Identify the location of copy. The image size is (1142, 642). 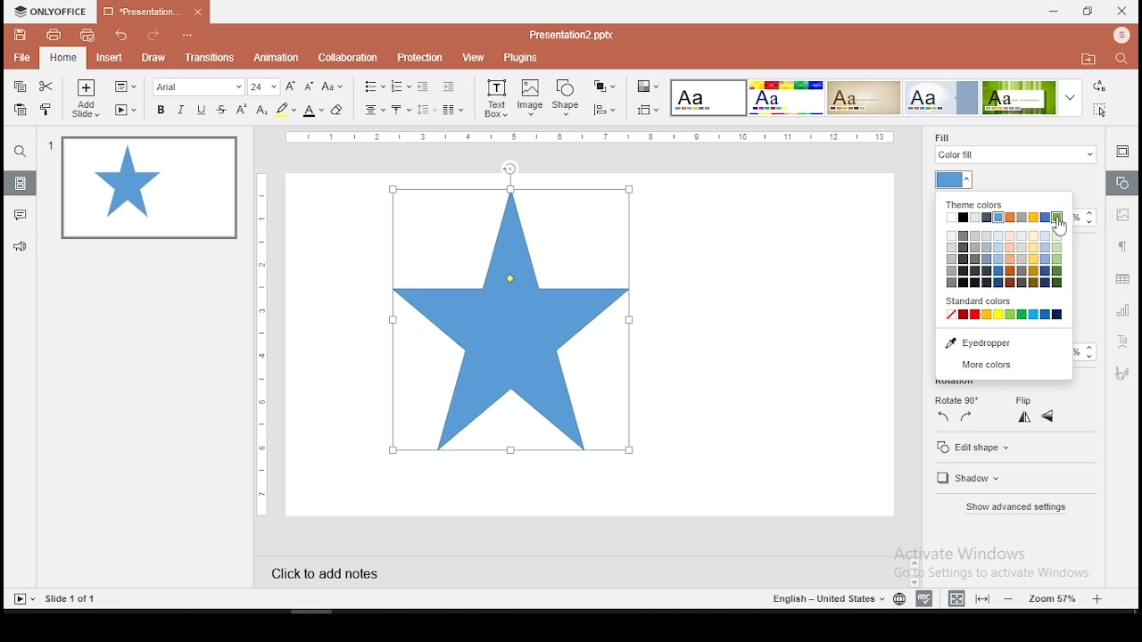
(19, 87).